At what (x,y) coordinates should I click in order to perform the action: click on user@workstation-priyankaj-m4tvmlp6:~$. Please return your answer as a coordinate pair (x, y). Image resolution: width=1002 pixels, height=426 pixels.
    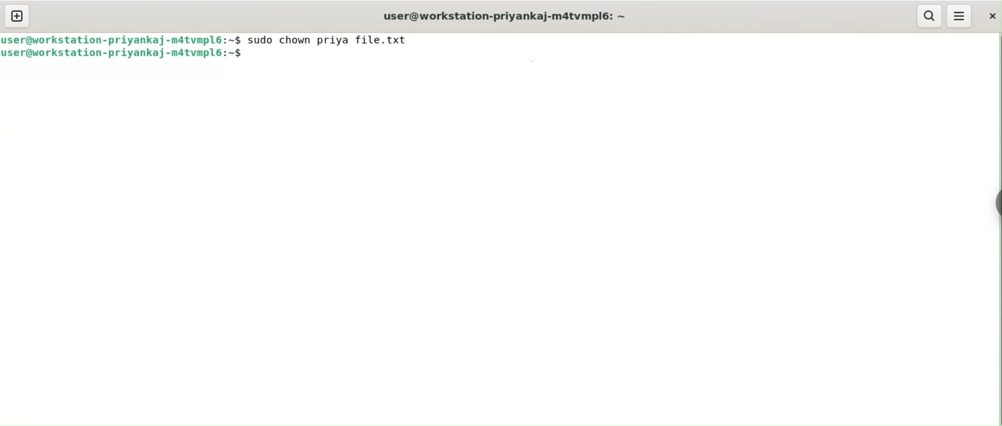
    Looking at the image, I should click on (122, 39).